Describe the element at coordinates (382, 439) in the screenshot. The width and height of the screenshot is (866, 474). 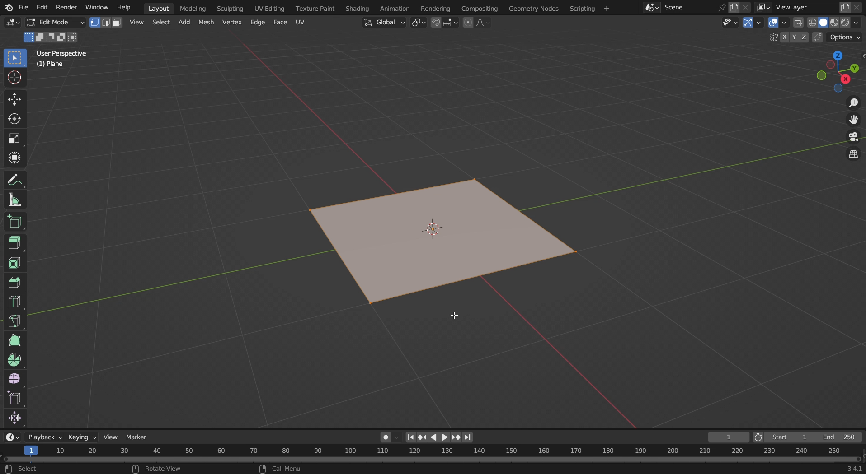
I see `Auto Keying` at that location.